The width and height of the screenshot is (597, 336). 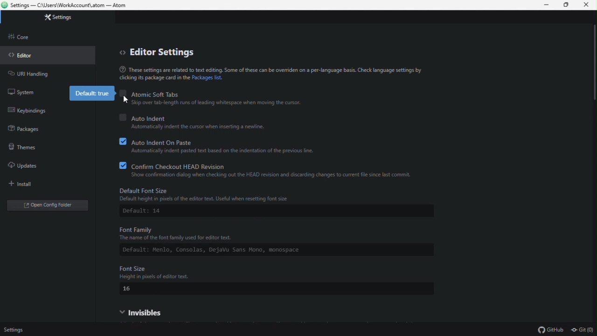 What do you see at coordinates (132, 289) in the screenshot?
I see `16` at bounding box center [132, 289].